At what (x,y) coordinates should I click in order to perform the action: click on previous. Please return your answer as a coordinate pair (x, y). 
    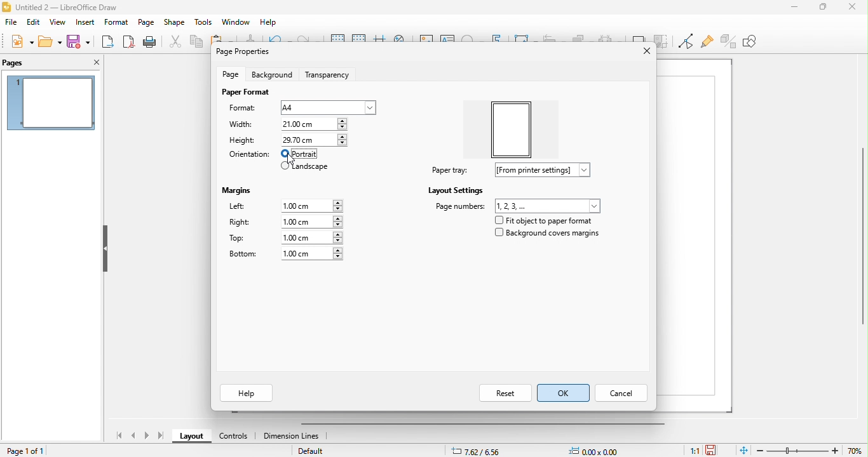
    Looking at the image, I should click on (135, 436).